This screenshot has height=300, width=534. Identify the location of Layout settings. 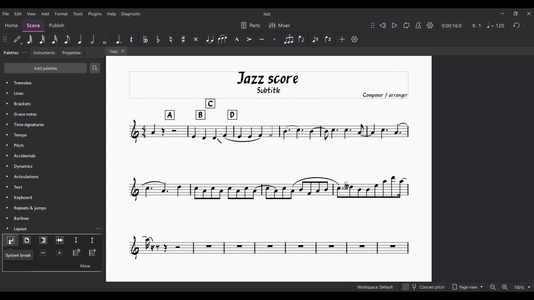
(99, 229).